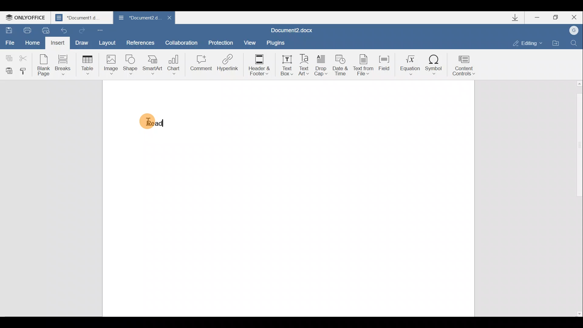 Image resolution: width=583 pixels, height=328 pixels. What do you see at coordinates (25, 56) in the screenshot?
I see `Cut` at bounding box center [25, 56].